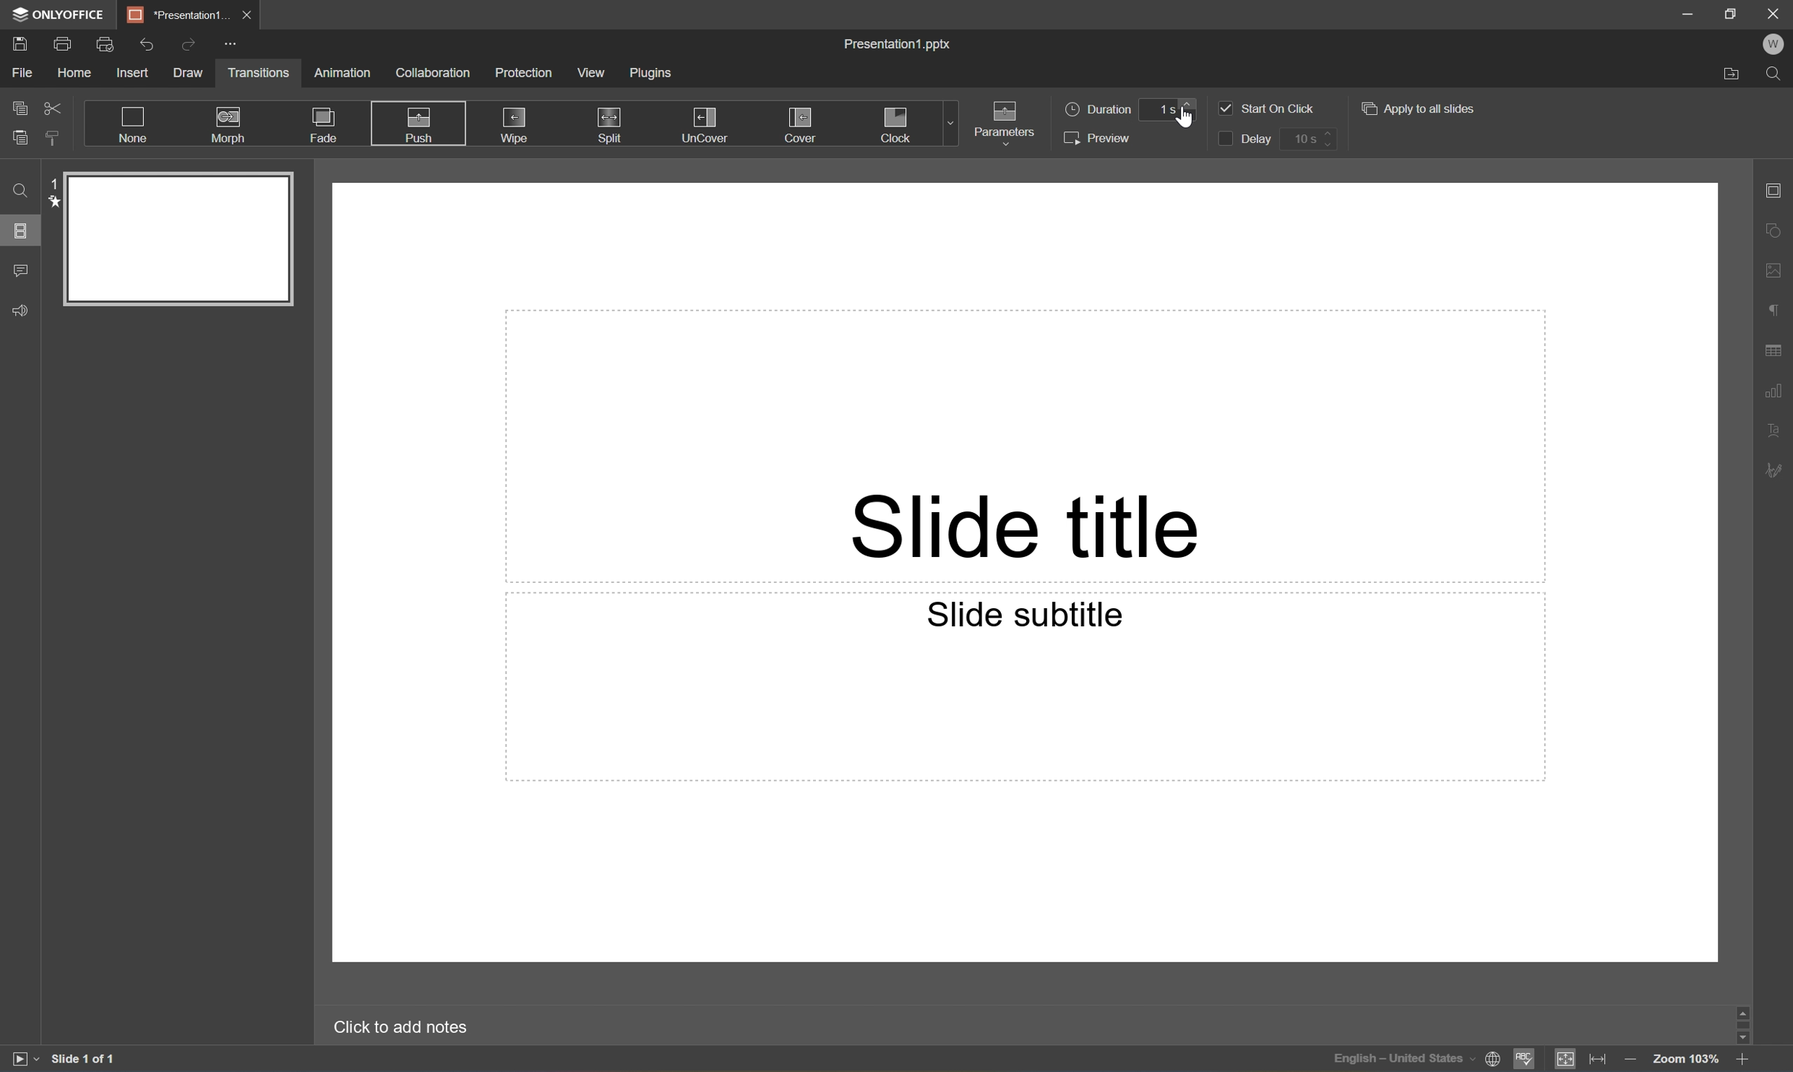  Describe the element at coordinates (1773, 310) in the screenshot. I see `Paragraph settings` at that location.